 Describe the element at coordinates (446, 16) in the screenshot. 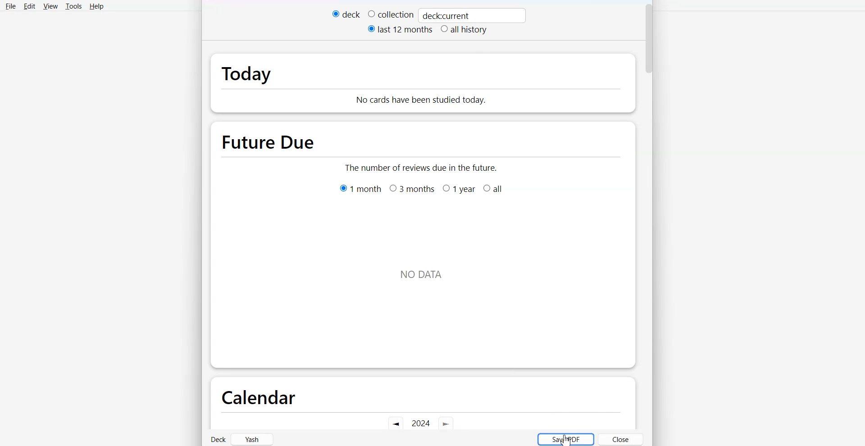

I see `Text` at that location.